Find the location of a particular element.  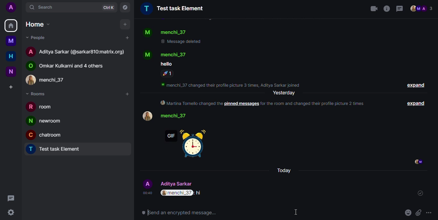

attach is located at coordinates (419, 212).